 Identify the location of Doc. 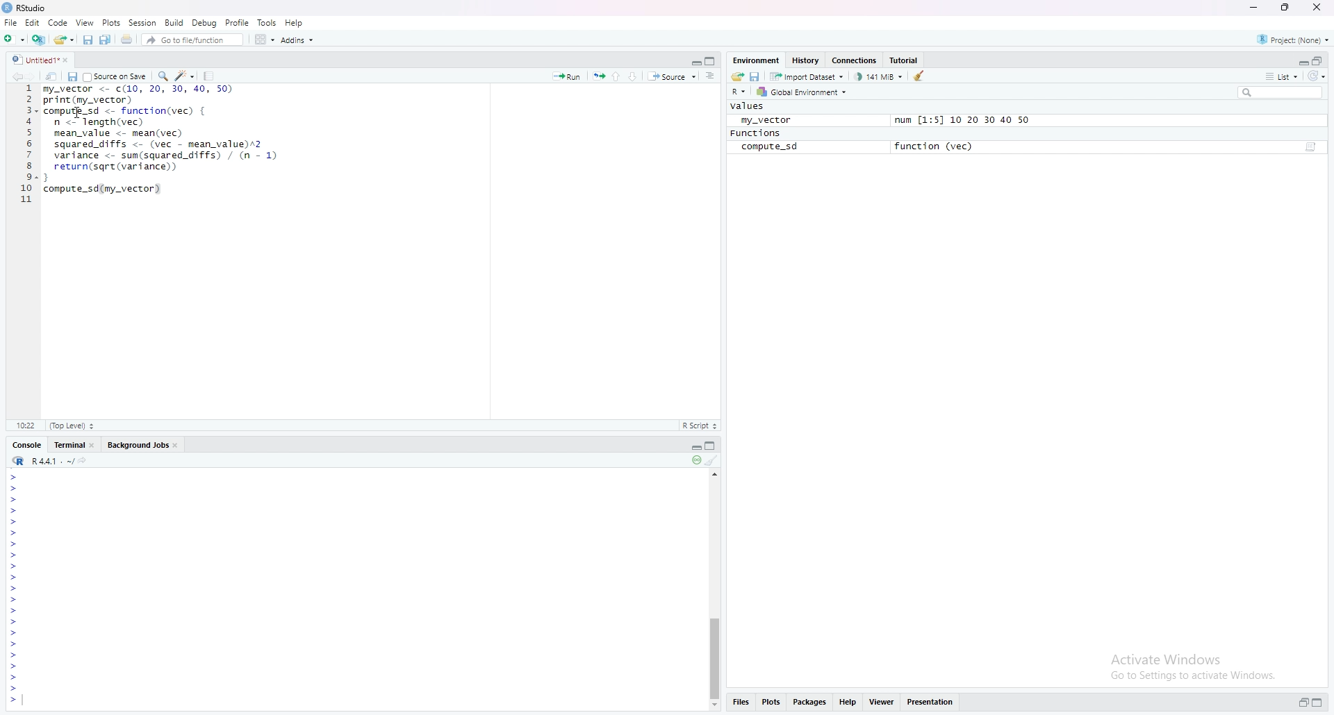
(1309, 148).